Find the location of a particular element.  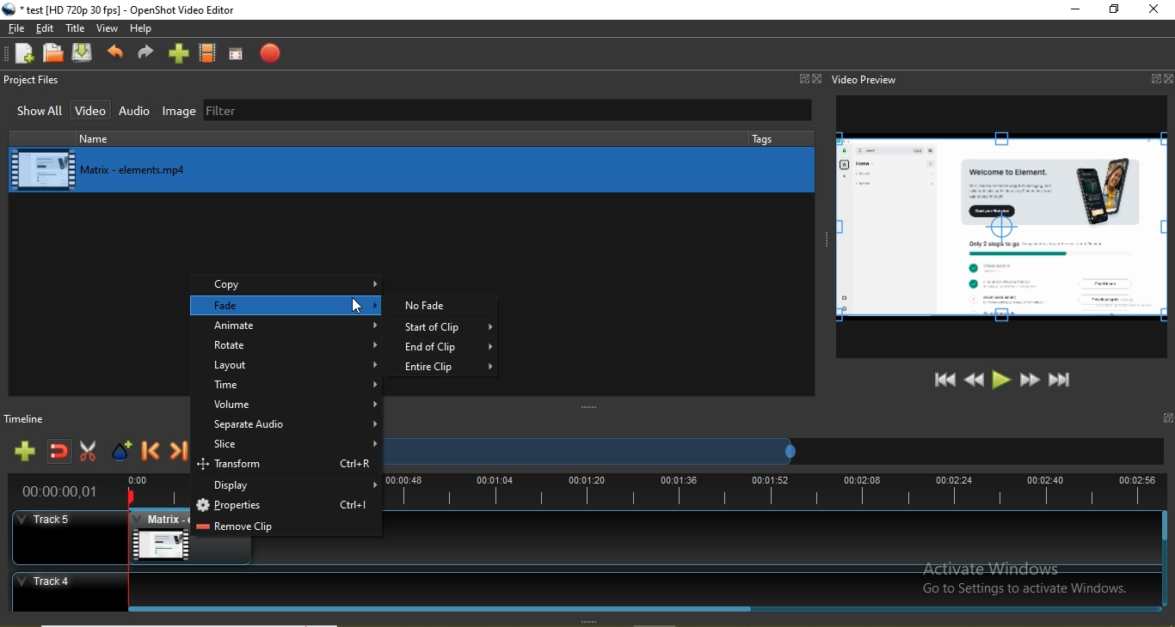

Add marker is located at coordinates (122, 454).